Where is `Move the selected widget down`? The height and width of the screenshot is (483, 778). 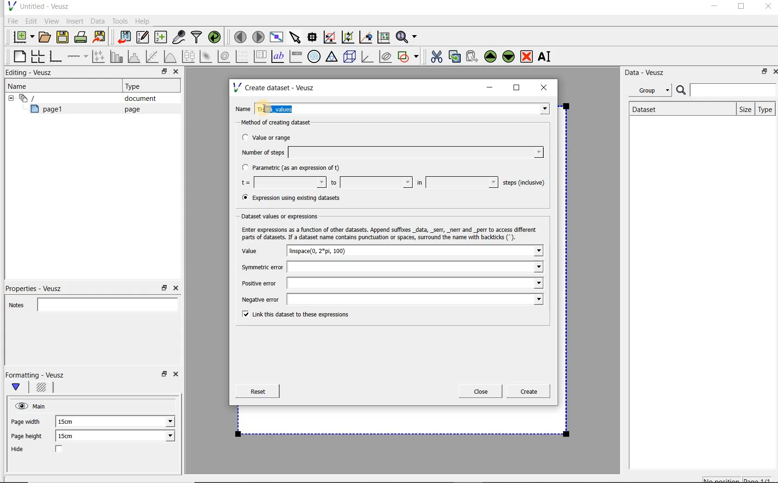
Move the selected widget down is located at coordinates (509, 56).